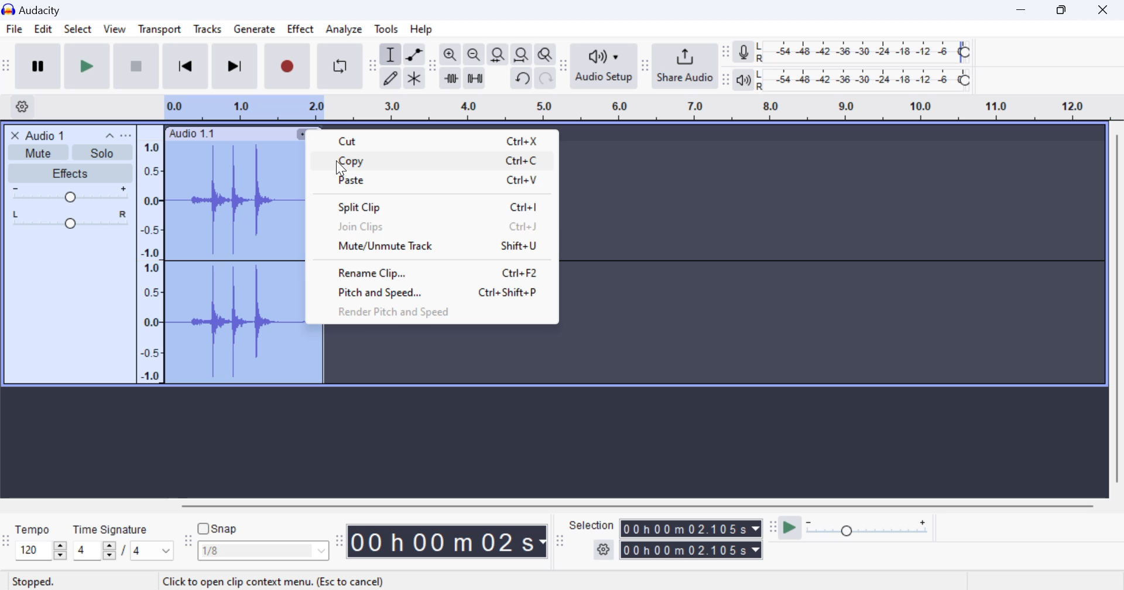  Describe the element at coordinates (863, 80) in the screenshot. I see `Playback Level` at that location.